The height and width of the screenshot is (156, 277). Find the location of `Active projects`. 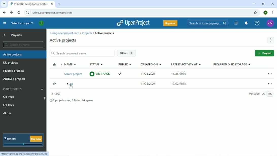

Active projects is located at coordinates (105, 33).